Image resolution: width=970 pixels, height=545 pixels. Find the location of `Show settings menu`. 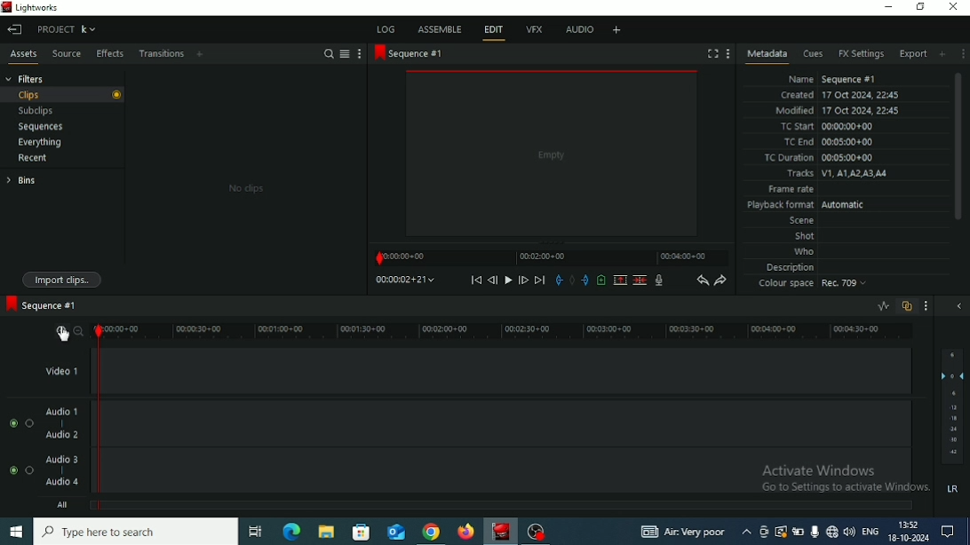

Show settings menu is located at coordinates (926, 306).